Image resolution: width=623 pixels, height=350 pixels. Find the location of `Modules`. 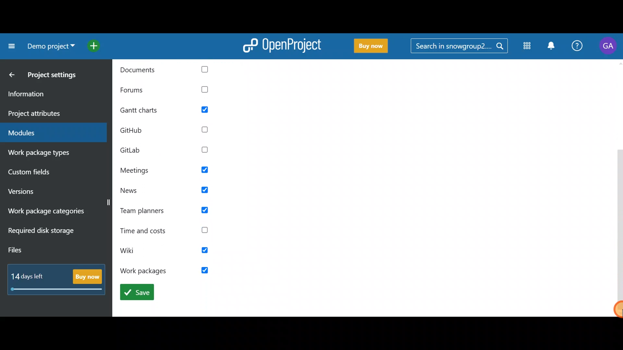

Modules is located at coordinates (49, 133).